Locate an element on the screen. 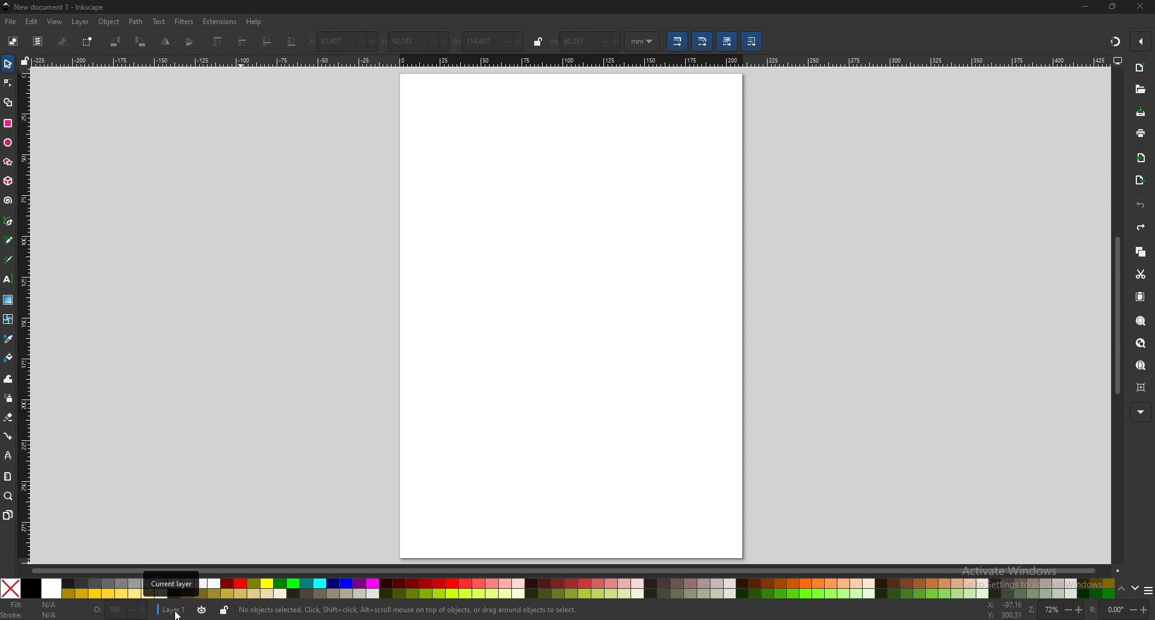 This screenshot has width=1155, height=620. height is located at coordinates (569, 41).